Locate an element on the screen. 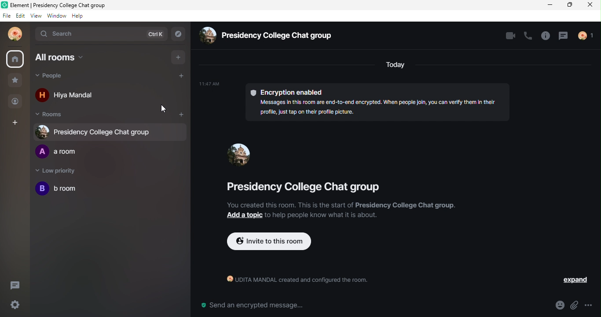  cursor movement is located at coordinates (163, 110).